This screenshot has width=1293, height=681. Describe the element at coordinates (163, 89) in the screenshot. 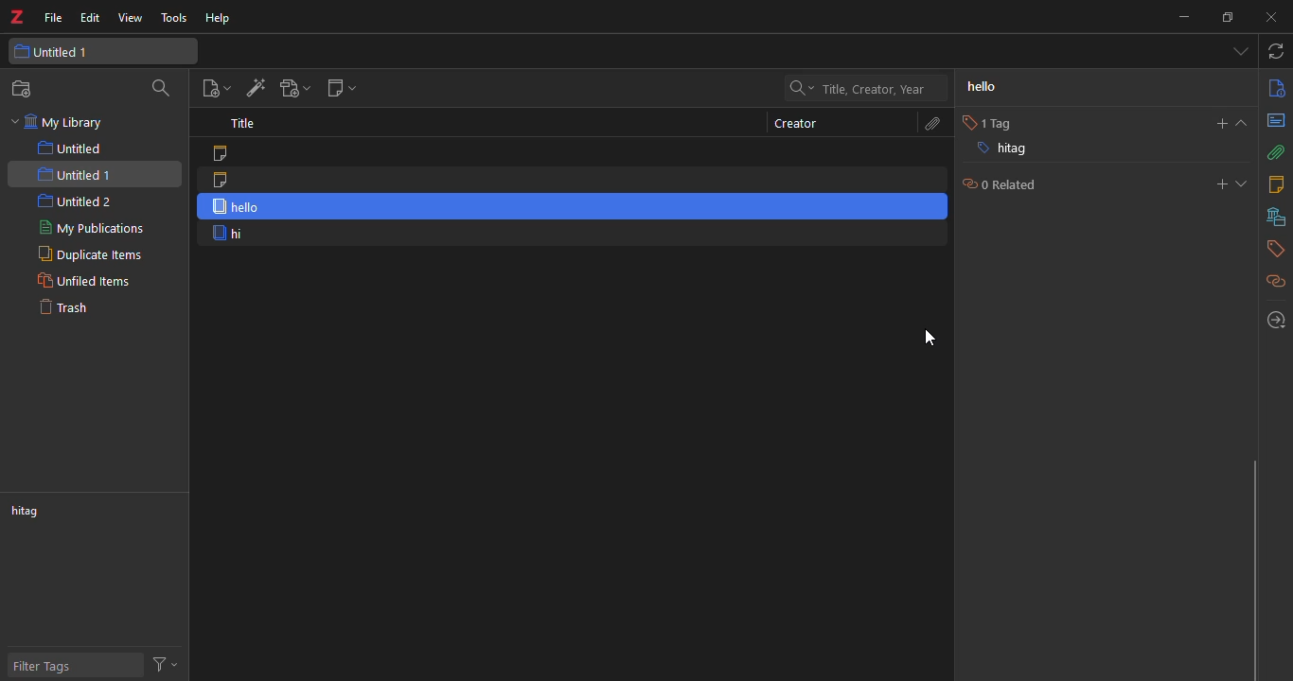

I see `search` at that location.